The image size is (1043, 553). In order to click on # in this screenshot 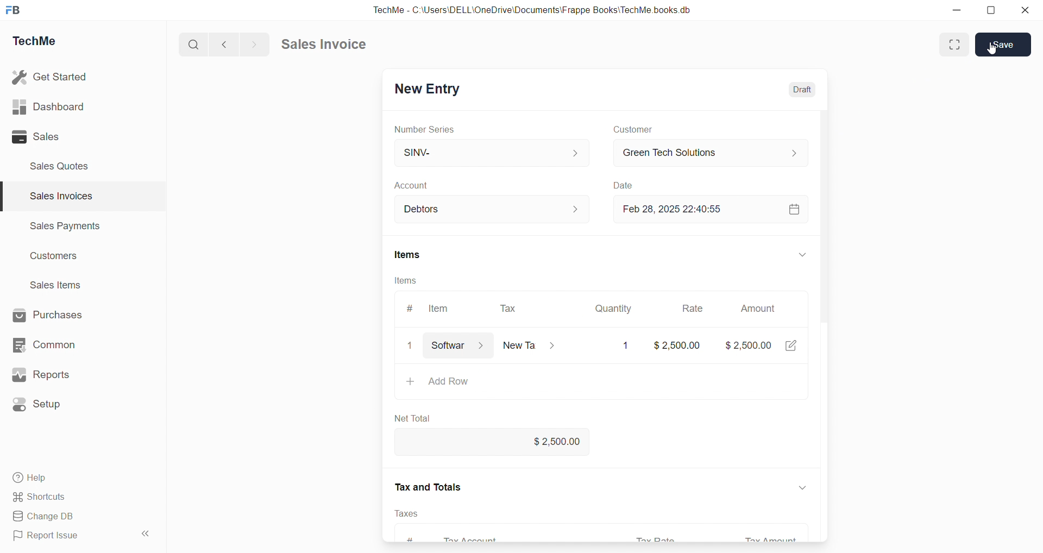, I will do `click(410, 309)`.